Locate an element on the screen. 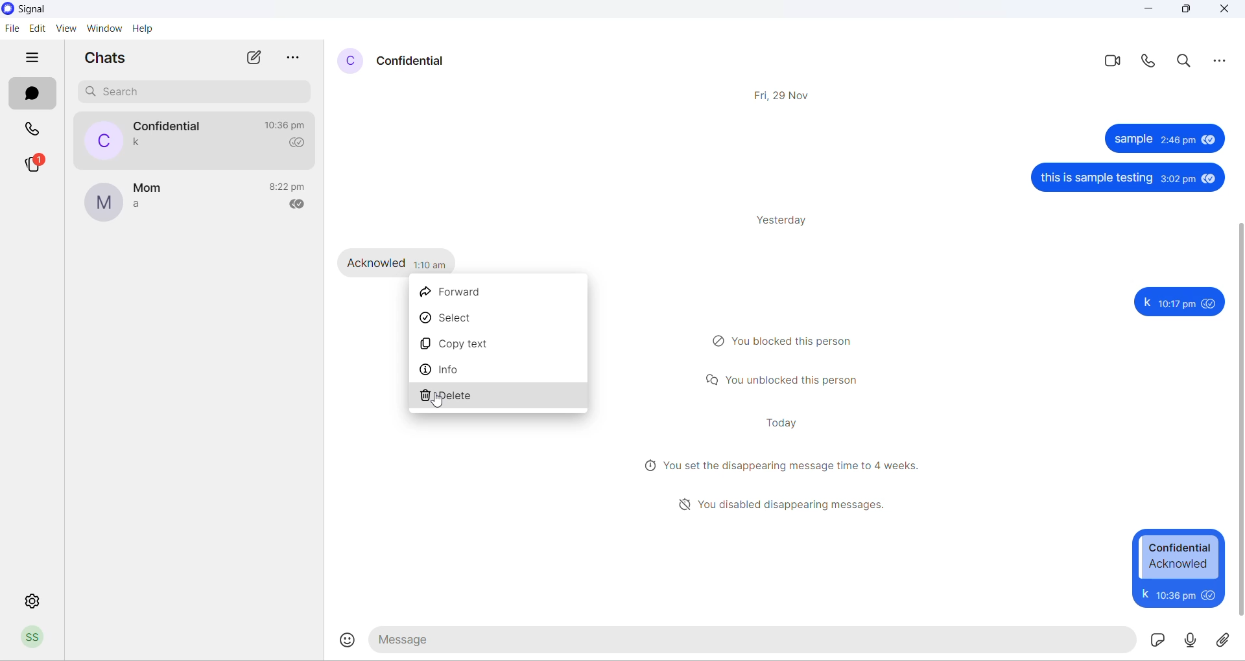  profile picture is located at coordinates (104, 140).